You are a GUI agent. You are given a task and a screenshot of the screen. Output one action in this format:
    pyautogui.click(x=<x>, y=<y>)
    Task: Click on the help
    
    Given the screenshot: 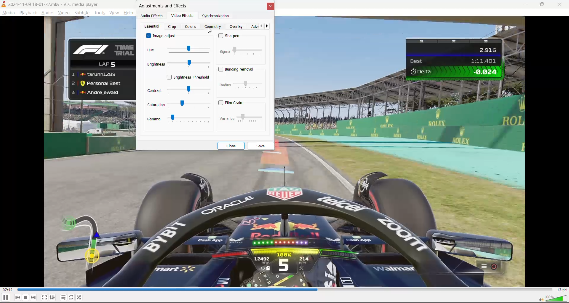 What is the action you would take?
    pyautogui.click(x=129, y=12)
    